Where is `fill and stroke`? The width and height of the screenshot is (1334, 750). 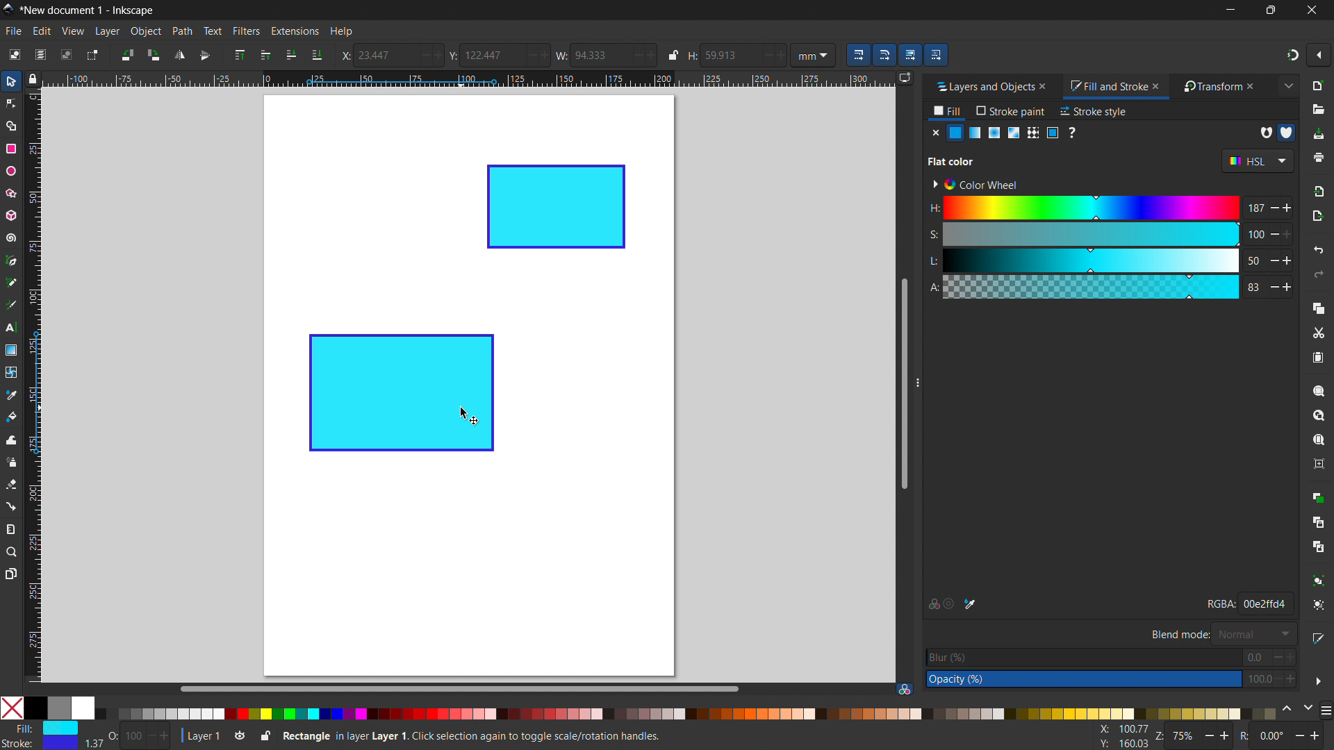 fill and stroke is located at coordinates (1107, 87).